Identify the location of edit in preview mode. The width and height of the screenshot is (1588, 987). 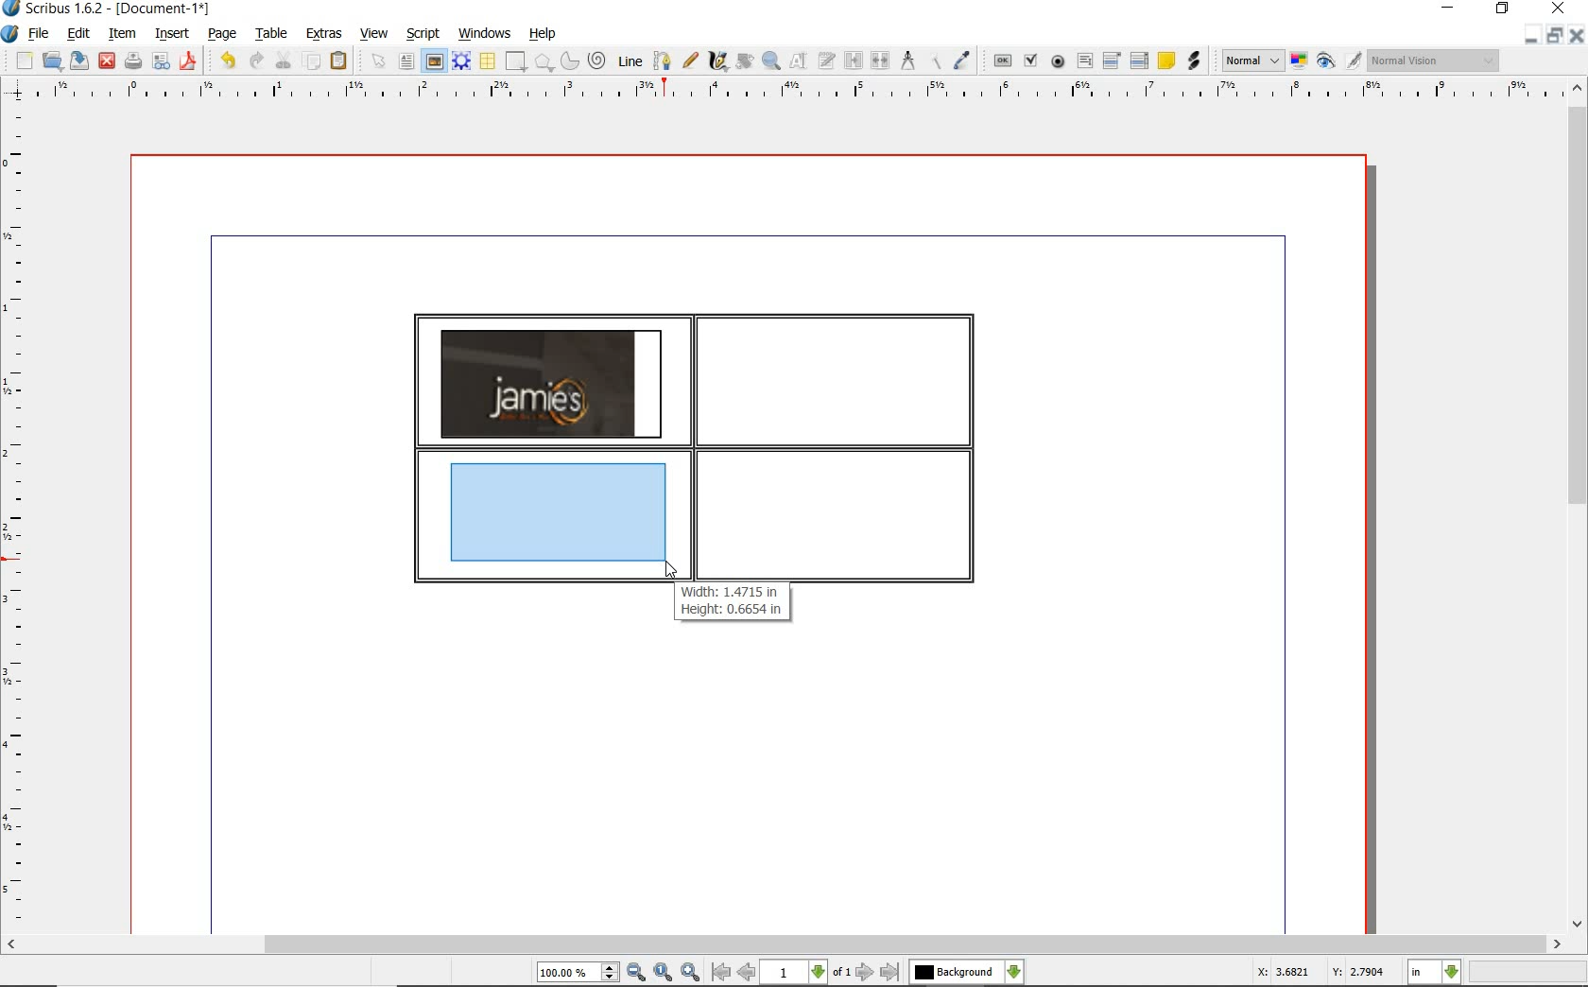
(1353, 61).